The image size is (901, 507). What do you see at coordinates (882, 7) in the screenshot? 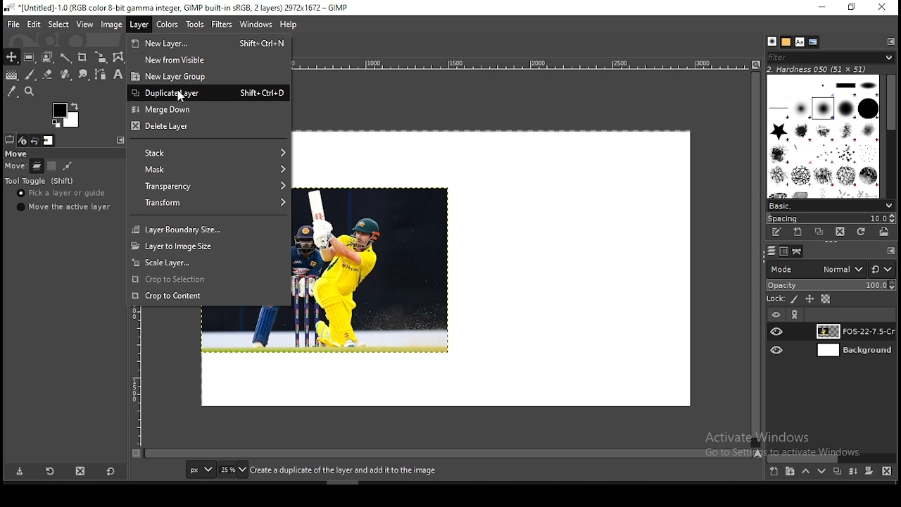
I see `close` at bounding box center [882, 7].